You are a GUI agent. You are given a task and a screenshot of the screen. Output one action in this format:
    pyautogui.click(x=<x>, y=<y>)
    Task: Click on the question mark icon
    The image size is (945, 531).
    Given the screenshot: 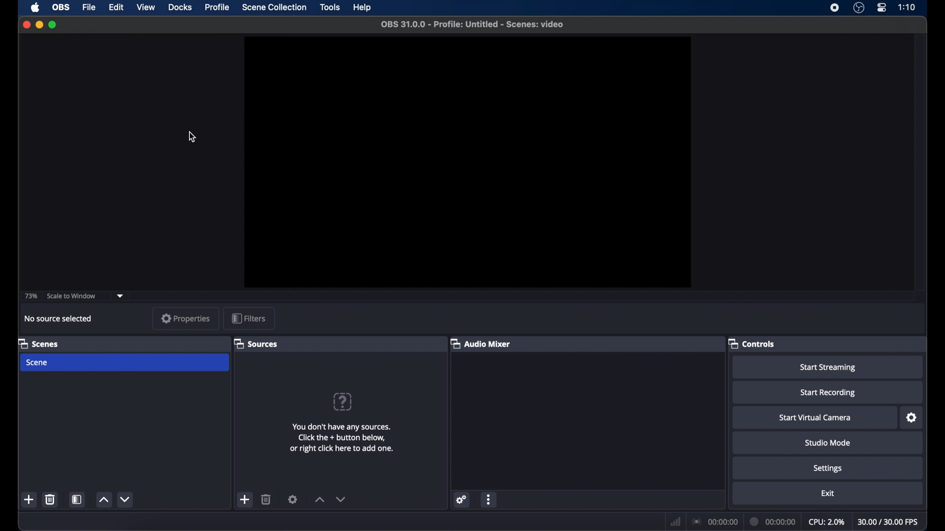 What is the action you would take?
    pyautogui.click(x=343, y=405)
    